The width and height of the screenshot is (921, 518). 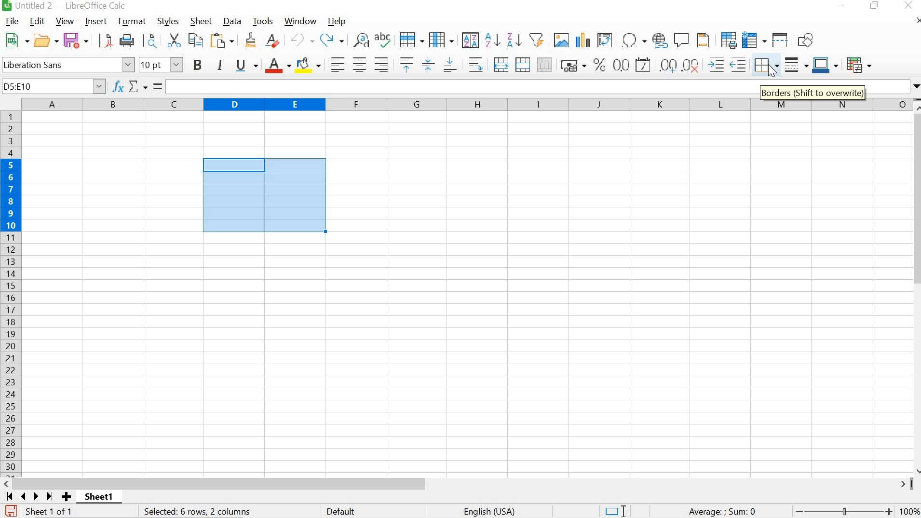 I want to click on BORDER COLOR, so click(x=825, y=64).